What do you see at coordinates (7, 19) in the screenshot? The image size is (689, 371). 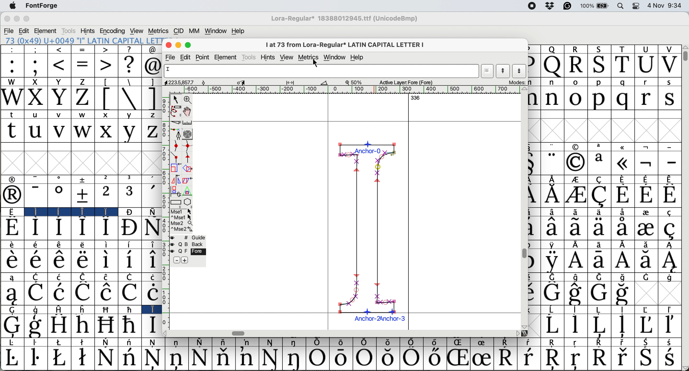 I see `close` at bounding box center [7, 19].